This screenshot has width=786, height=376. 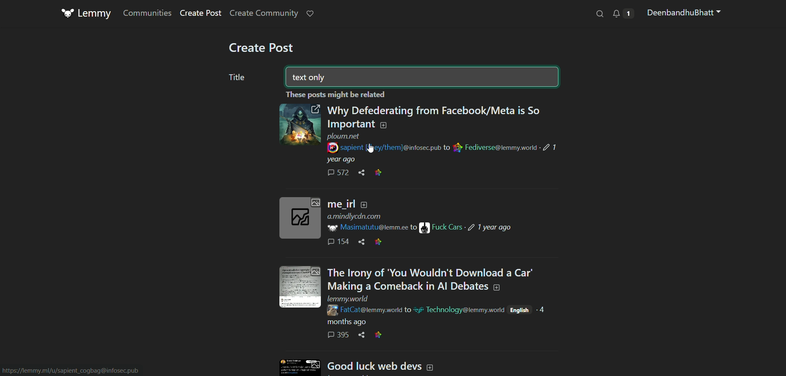 I want to click on Comments, so click(x=338, y=173).